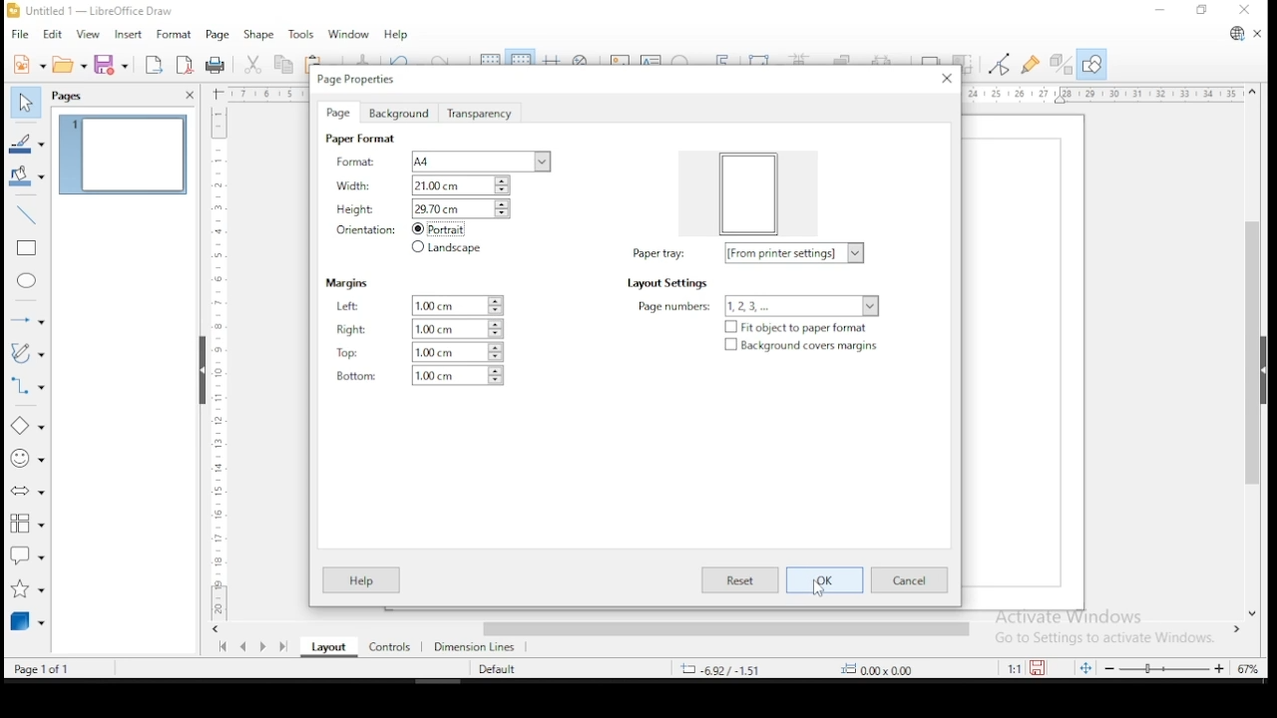 The image size is (1277, 718). Describe the element at coordinates (348, 36) in the screenshot. I see `window` at that location.